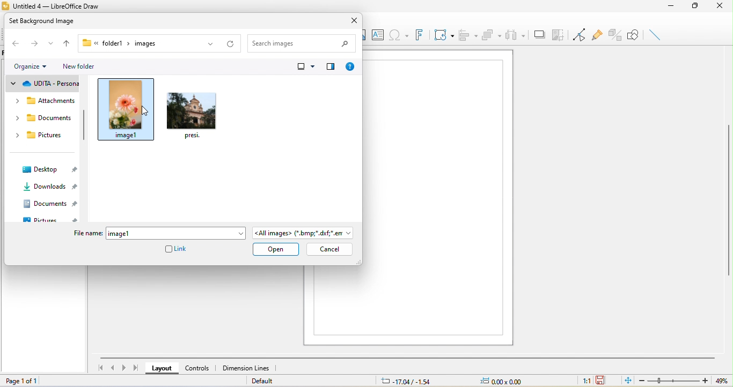 This screenshot has height=387, width=733. Describe the element at coordinates (43, 119) in the screenshot. I see `documents` at that location.